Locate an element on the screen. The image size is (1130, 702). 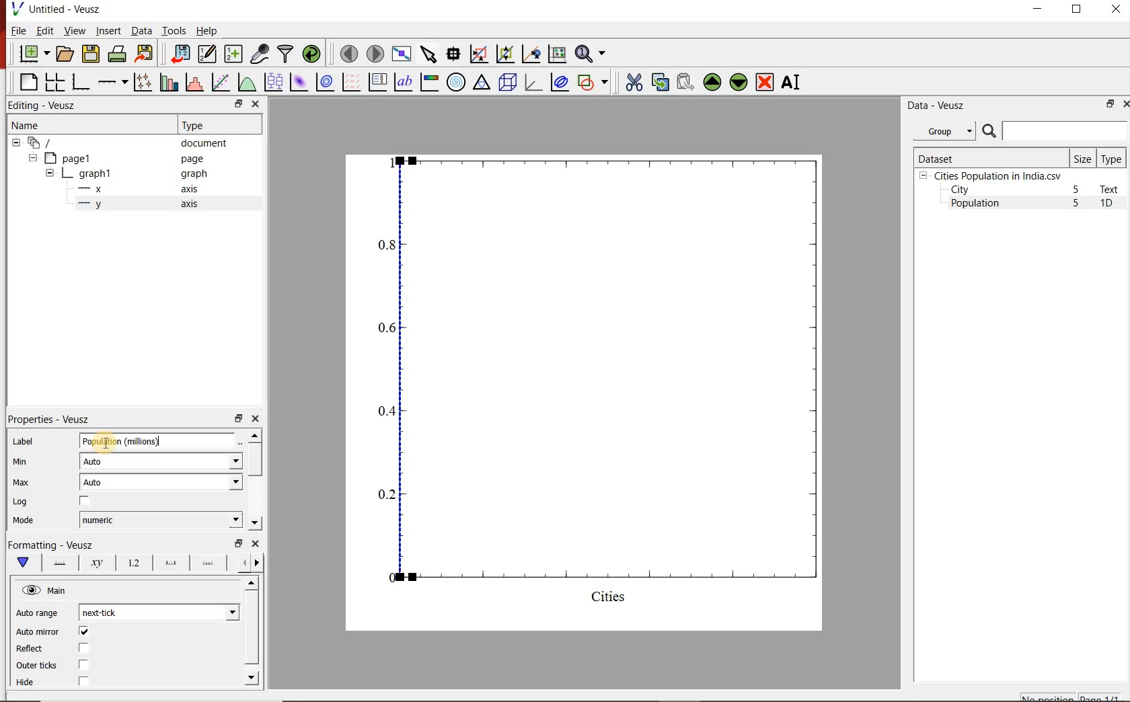
Properties - Veusz is located at coordinates (48, 420).